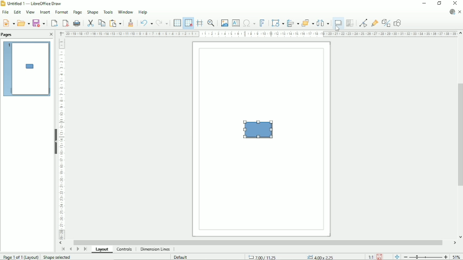  Describe the element at coordinates (337, 29) in the screenshot. I see `Cursor` at that location.